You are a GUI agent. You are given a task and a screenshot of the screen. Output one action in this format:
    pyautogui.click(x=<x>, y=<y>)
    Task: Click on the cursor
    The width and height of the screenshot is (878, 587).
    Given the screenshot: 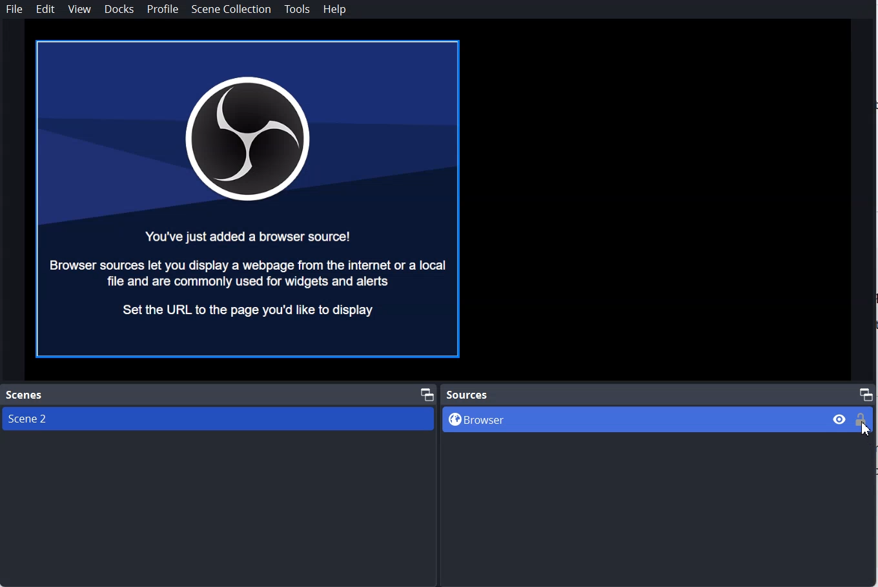 What is the action you would take?
    pyautogui.click(x=864, y=434)
    